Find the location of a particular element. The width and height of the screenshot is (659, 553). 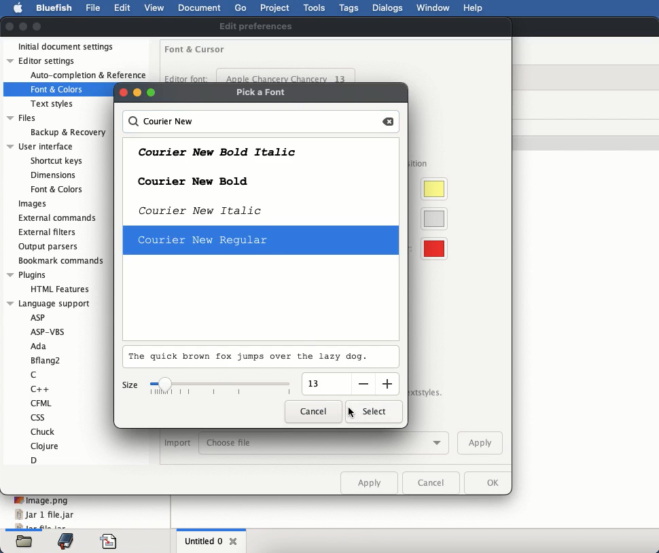

search is located at coordinates (132, 120).